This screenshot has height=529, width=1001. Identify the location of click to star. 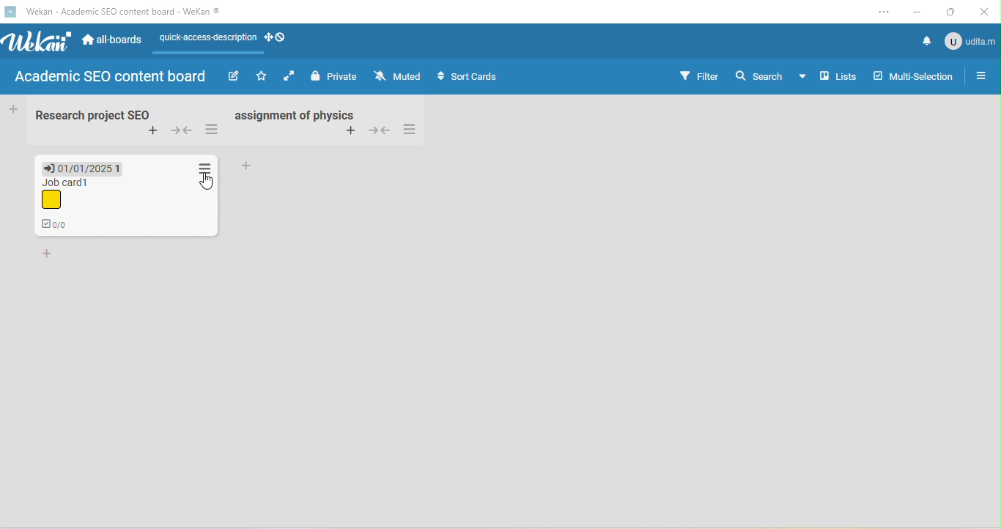
(262, 77).